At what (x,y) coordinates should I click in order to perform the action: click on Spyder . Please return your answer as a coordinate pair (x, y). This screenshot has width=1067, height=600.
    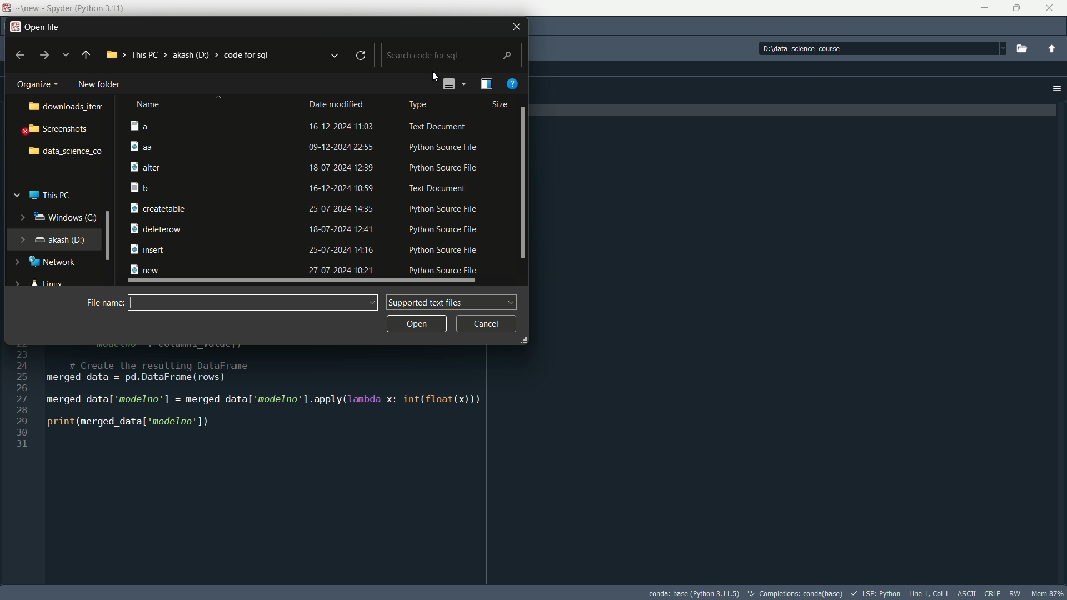
    Looking at the image, I should click on (80, 7).